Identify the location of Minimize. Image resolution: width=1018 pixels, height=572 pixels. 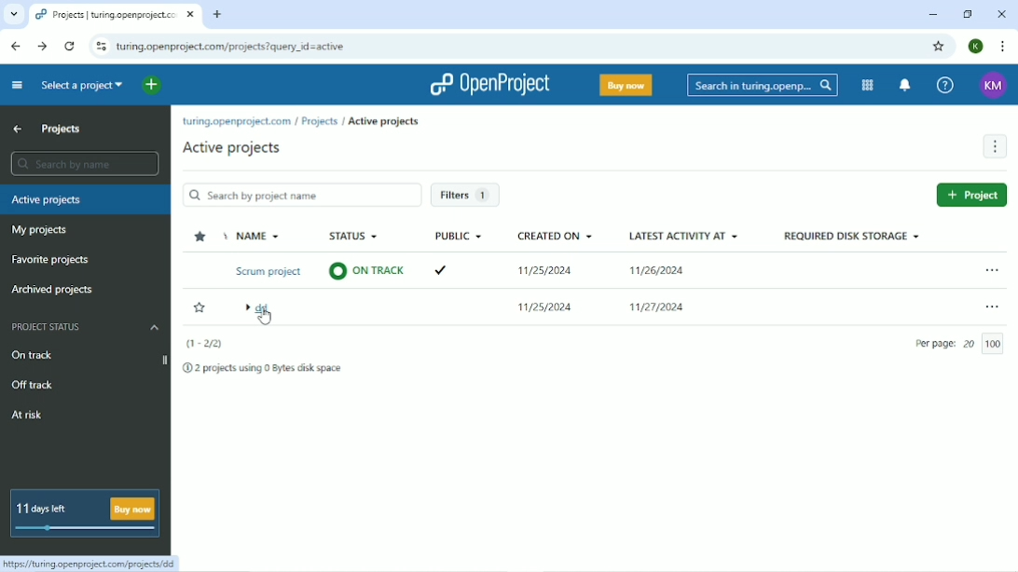
(931, 16).